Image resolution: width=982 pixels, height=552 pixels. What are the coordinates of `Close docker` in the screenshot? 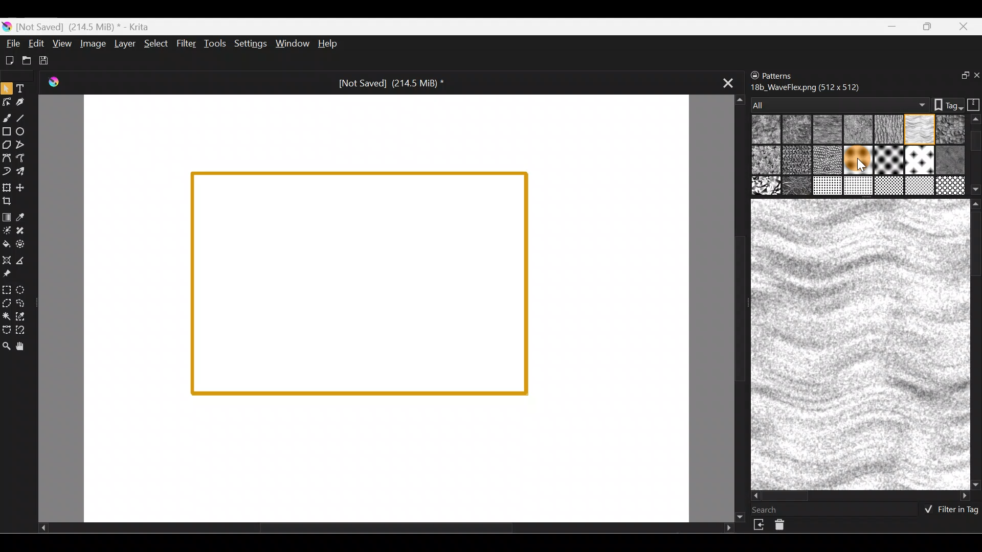 It's located at (975, 76).